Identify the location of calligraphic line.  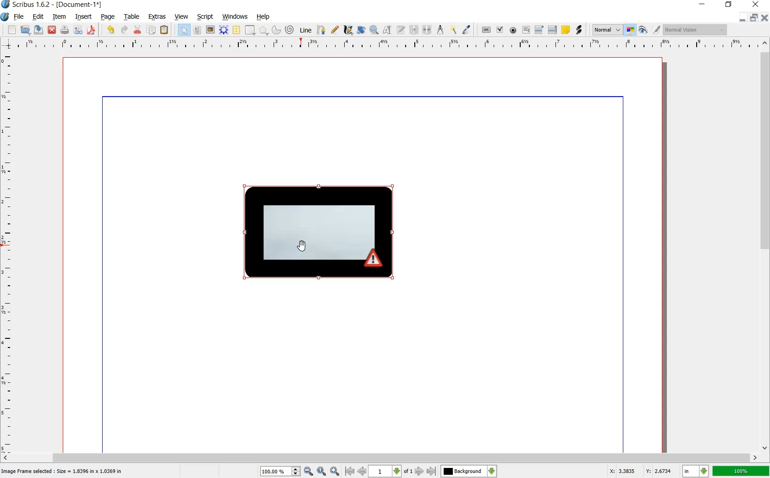
(348, 30).